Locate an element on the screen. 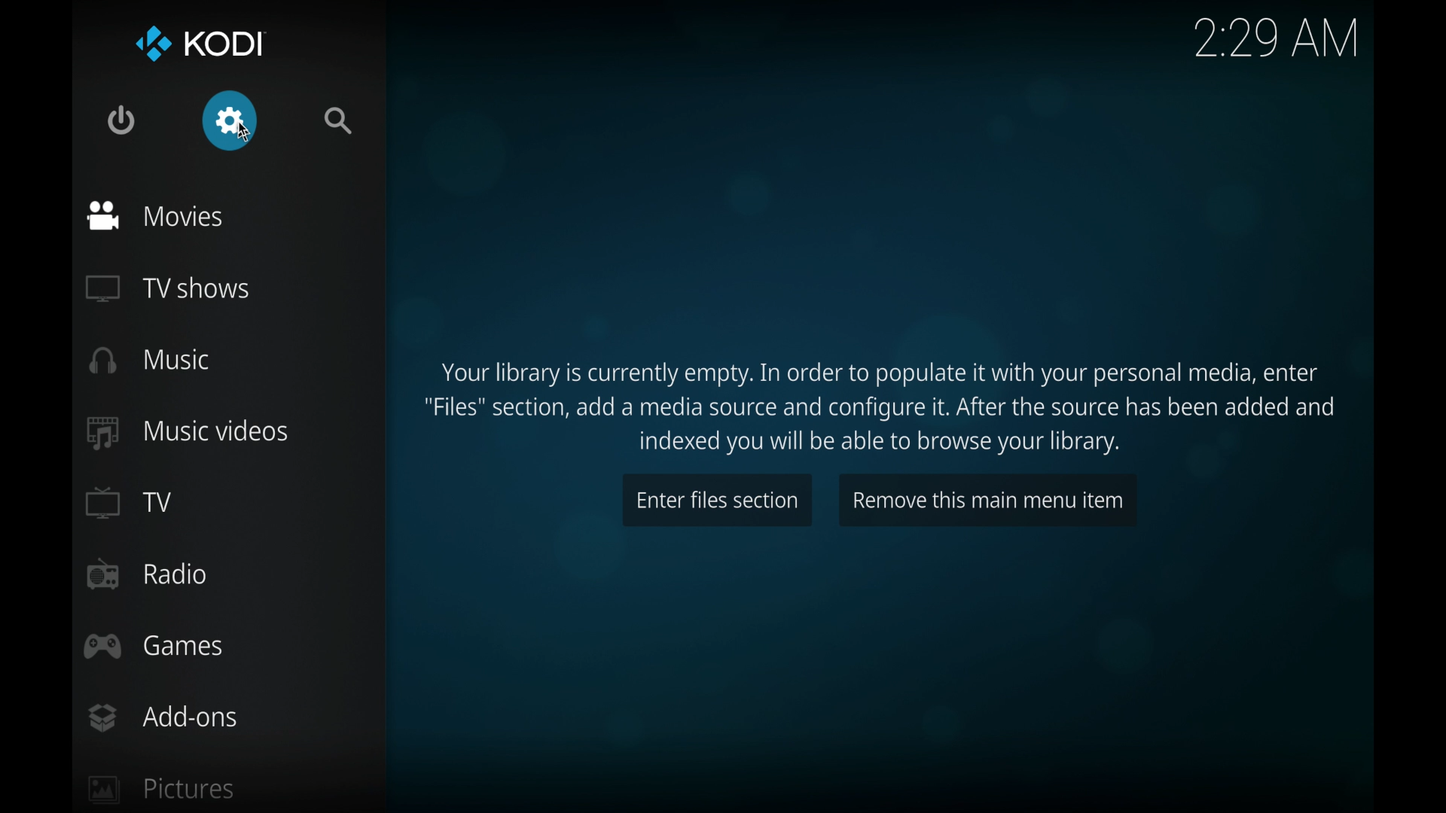 This screenshot has height=813, width=1446. search is located at coordinates (340, 120).